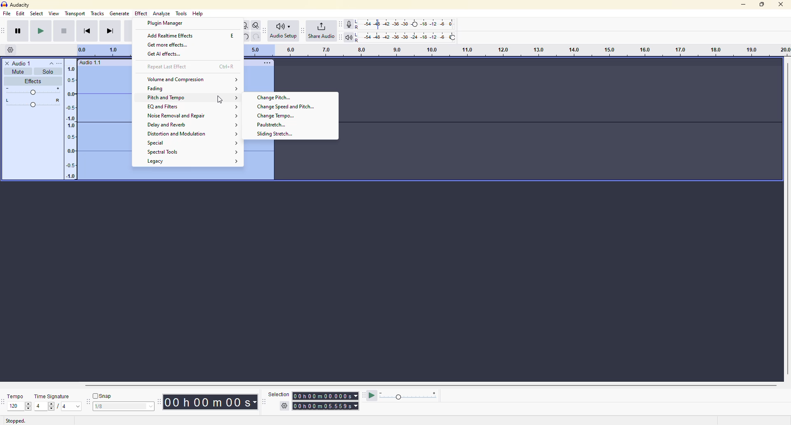 The image size is (791, 425). I want to click on 120, so click(15, 406).